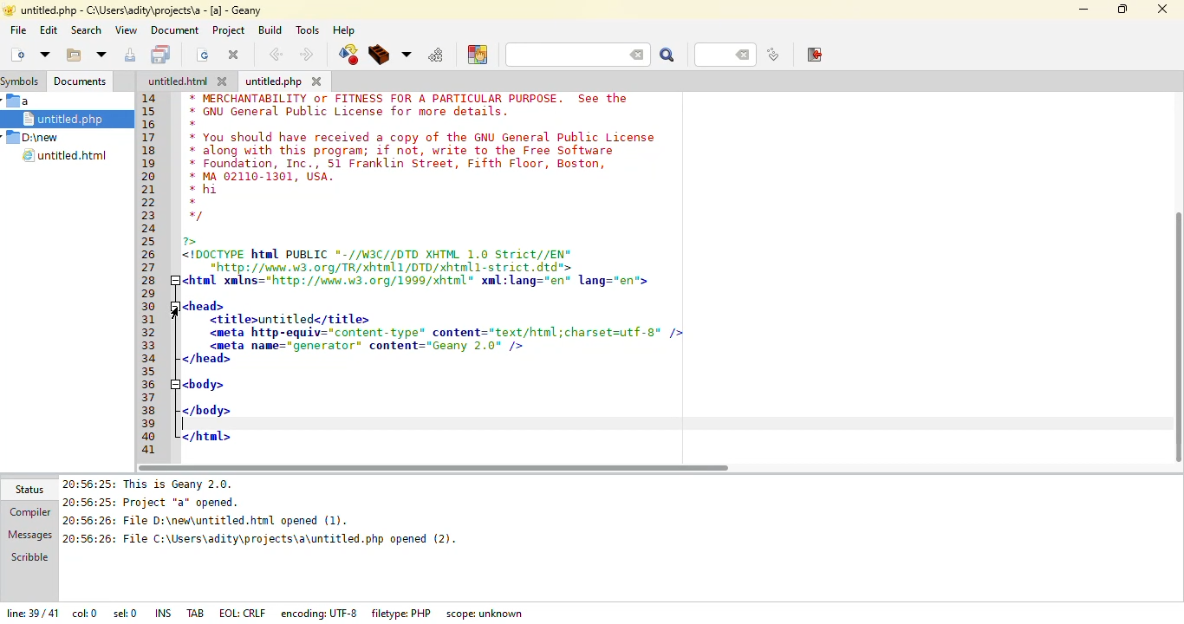 Image resolution: width=1184 pixels, height=624 pixels. I want to click on documents, so click(81, 81).